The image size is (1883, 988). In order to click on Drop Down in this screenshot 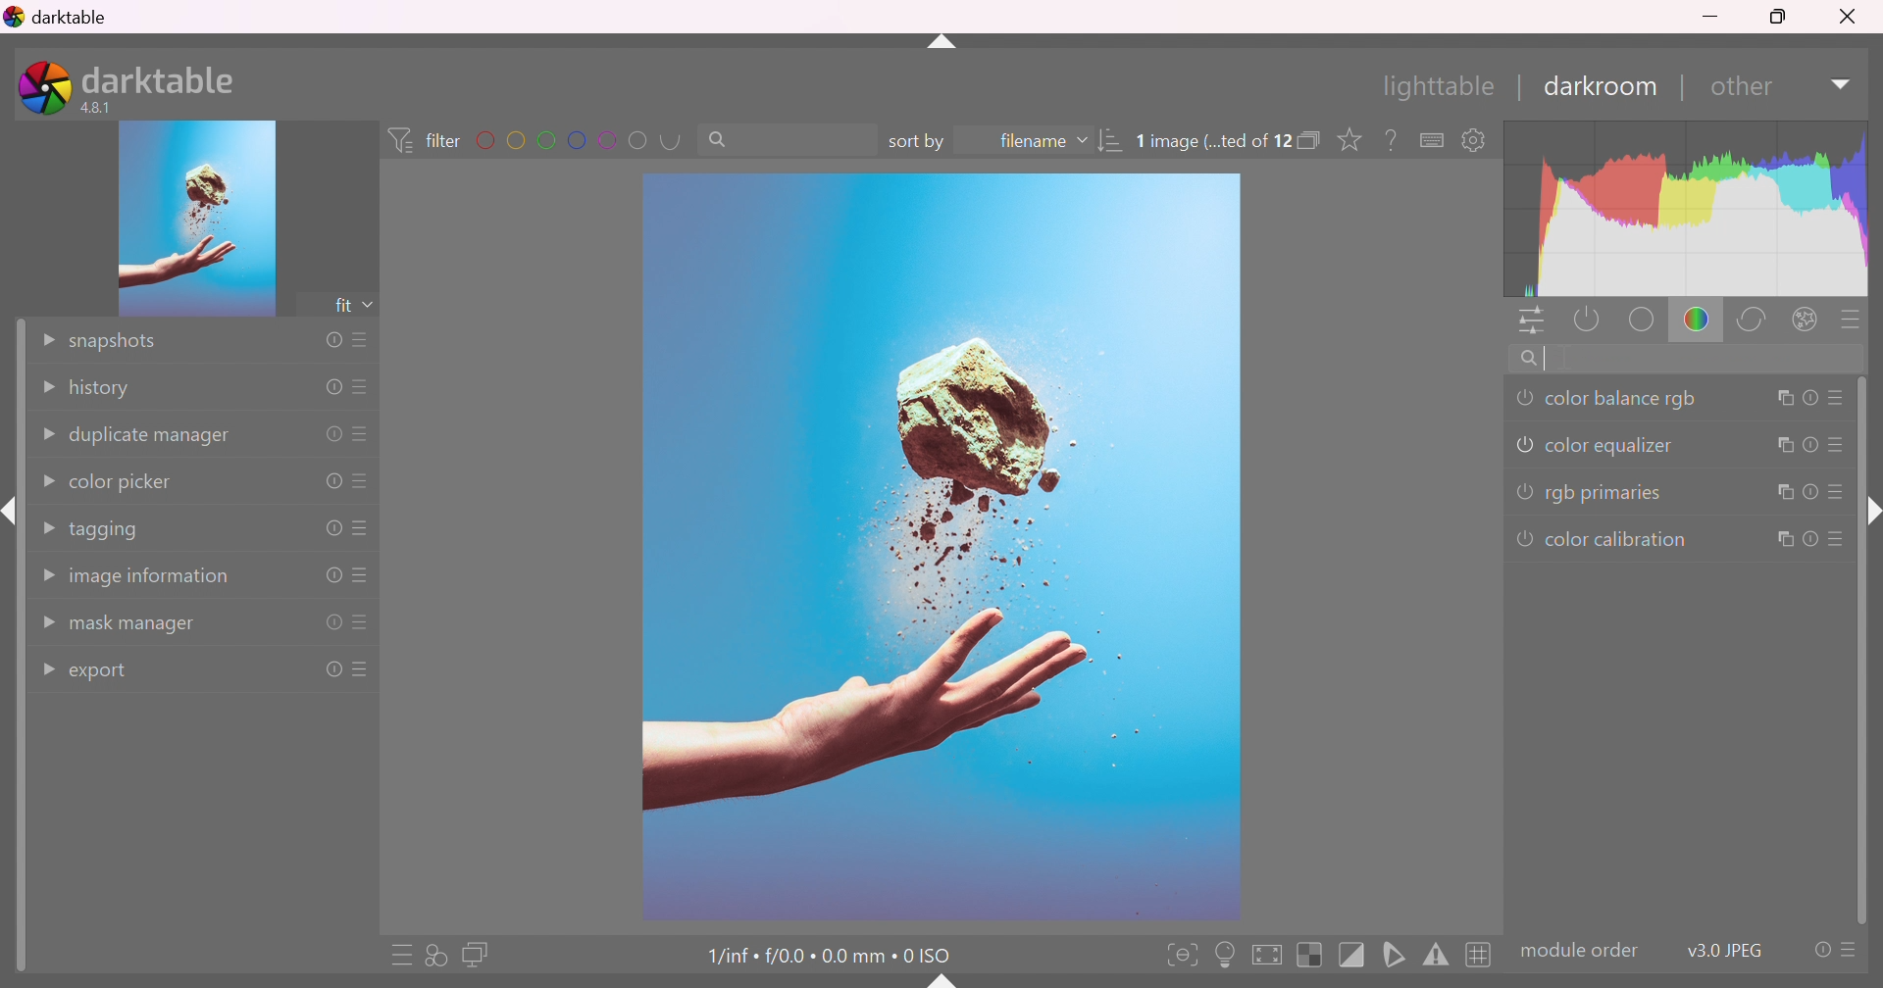, I will do `click(50, 433)`.